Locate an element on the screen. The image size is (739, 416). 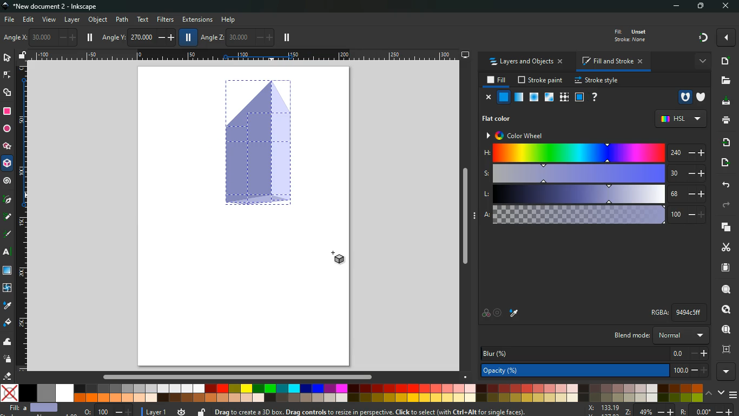
help is located at coordinates (232, 19).